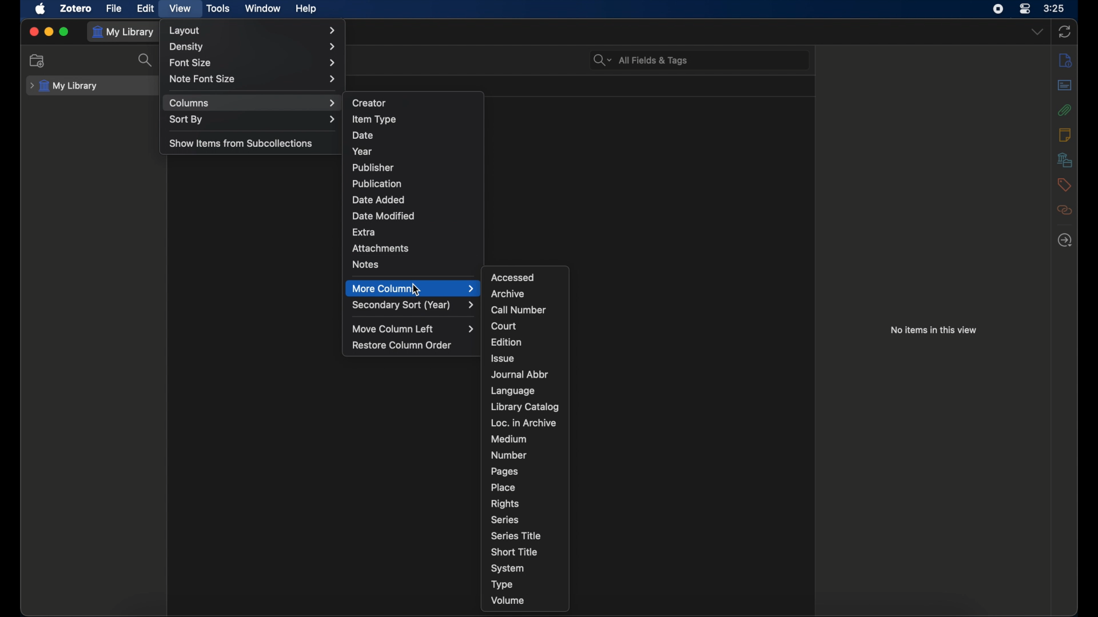 The height and width of the screenshot is (617, 1098). What do you see at coordinates (146, 61) in the screenshot?
I see `search` at bounding box center [146, 61].